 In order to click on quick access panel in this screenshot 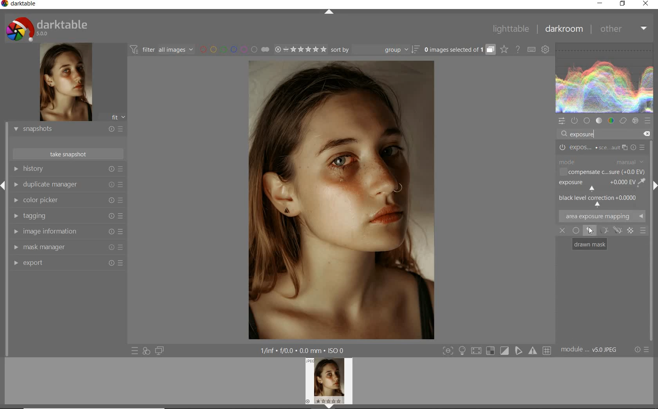, I will do `click(561, 121)`.